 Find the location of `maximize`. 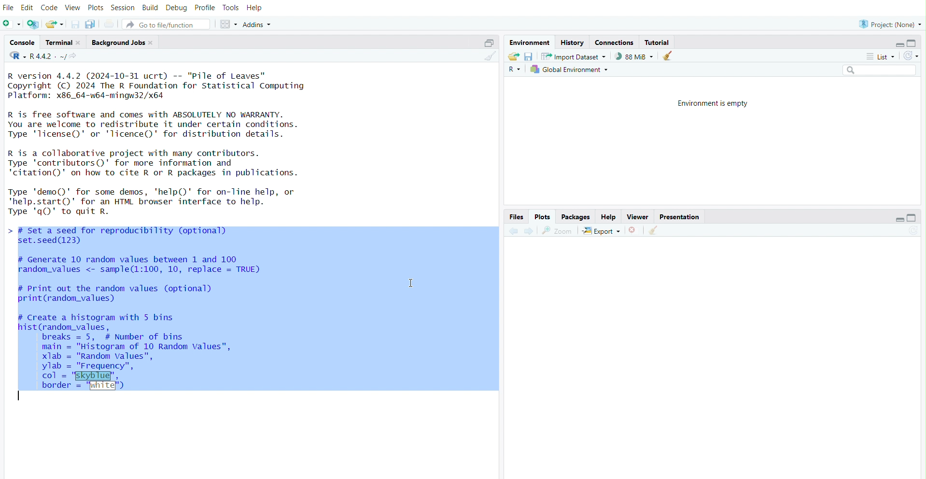

maximize is located at coordinates (917, 218).